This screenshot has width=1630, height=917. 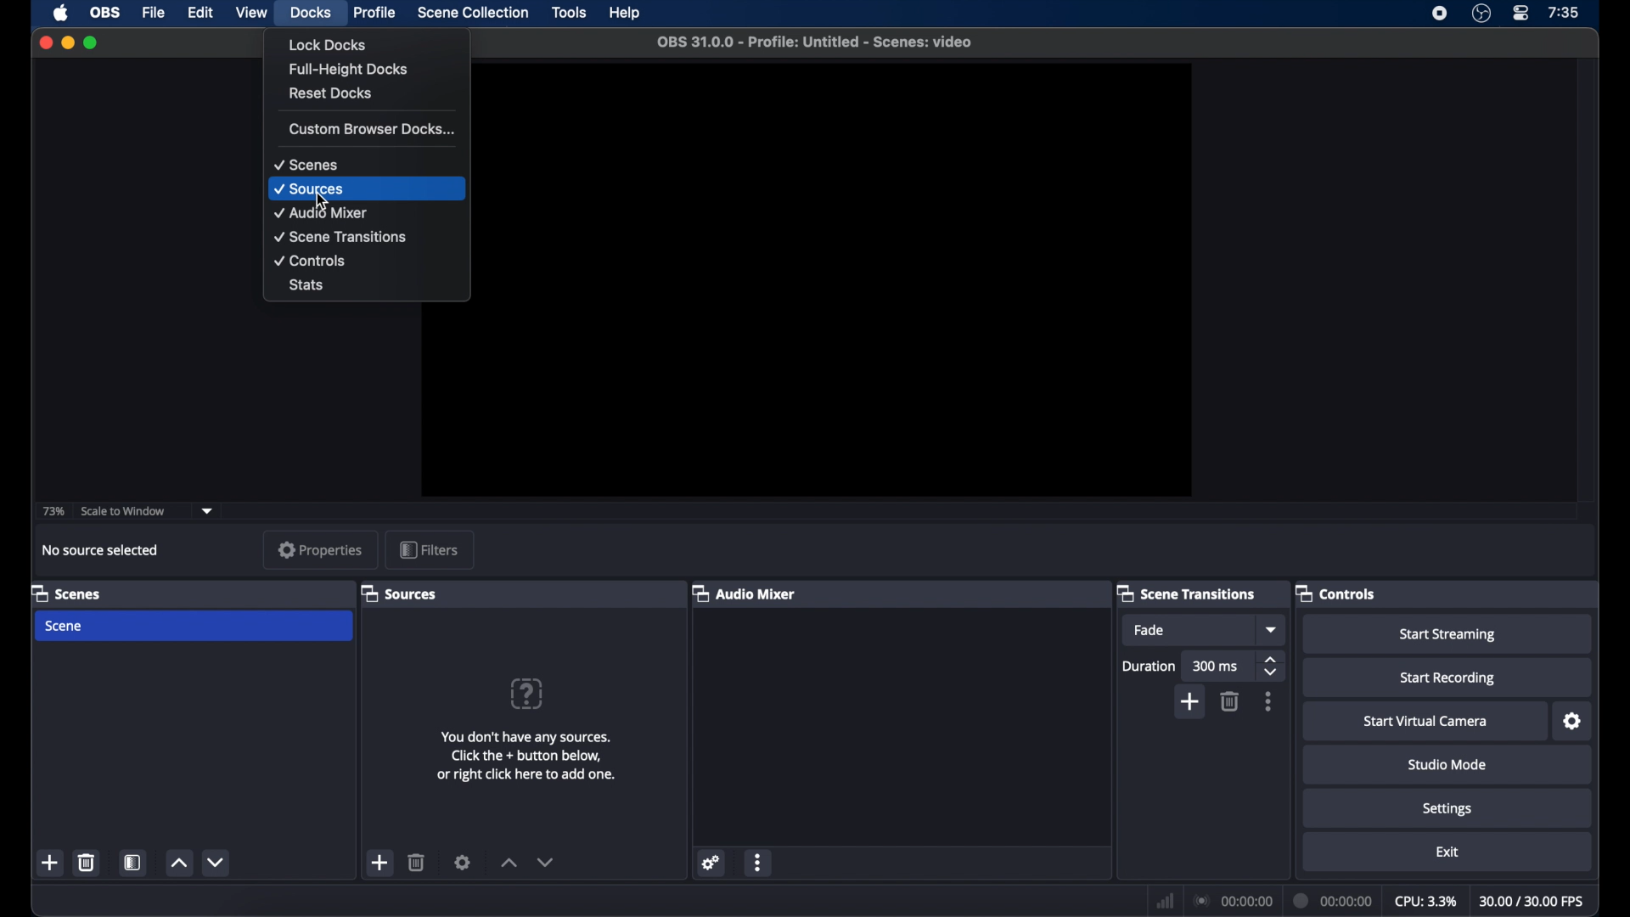 I want to click on network, so click(x=1165, y=901).